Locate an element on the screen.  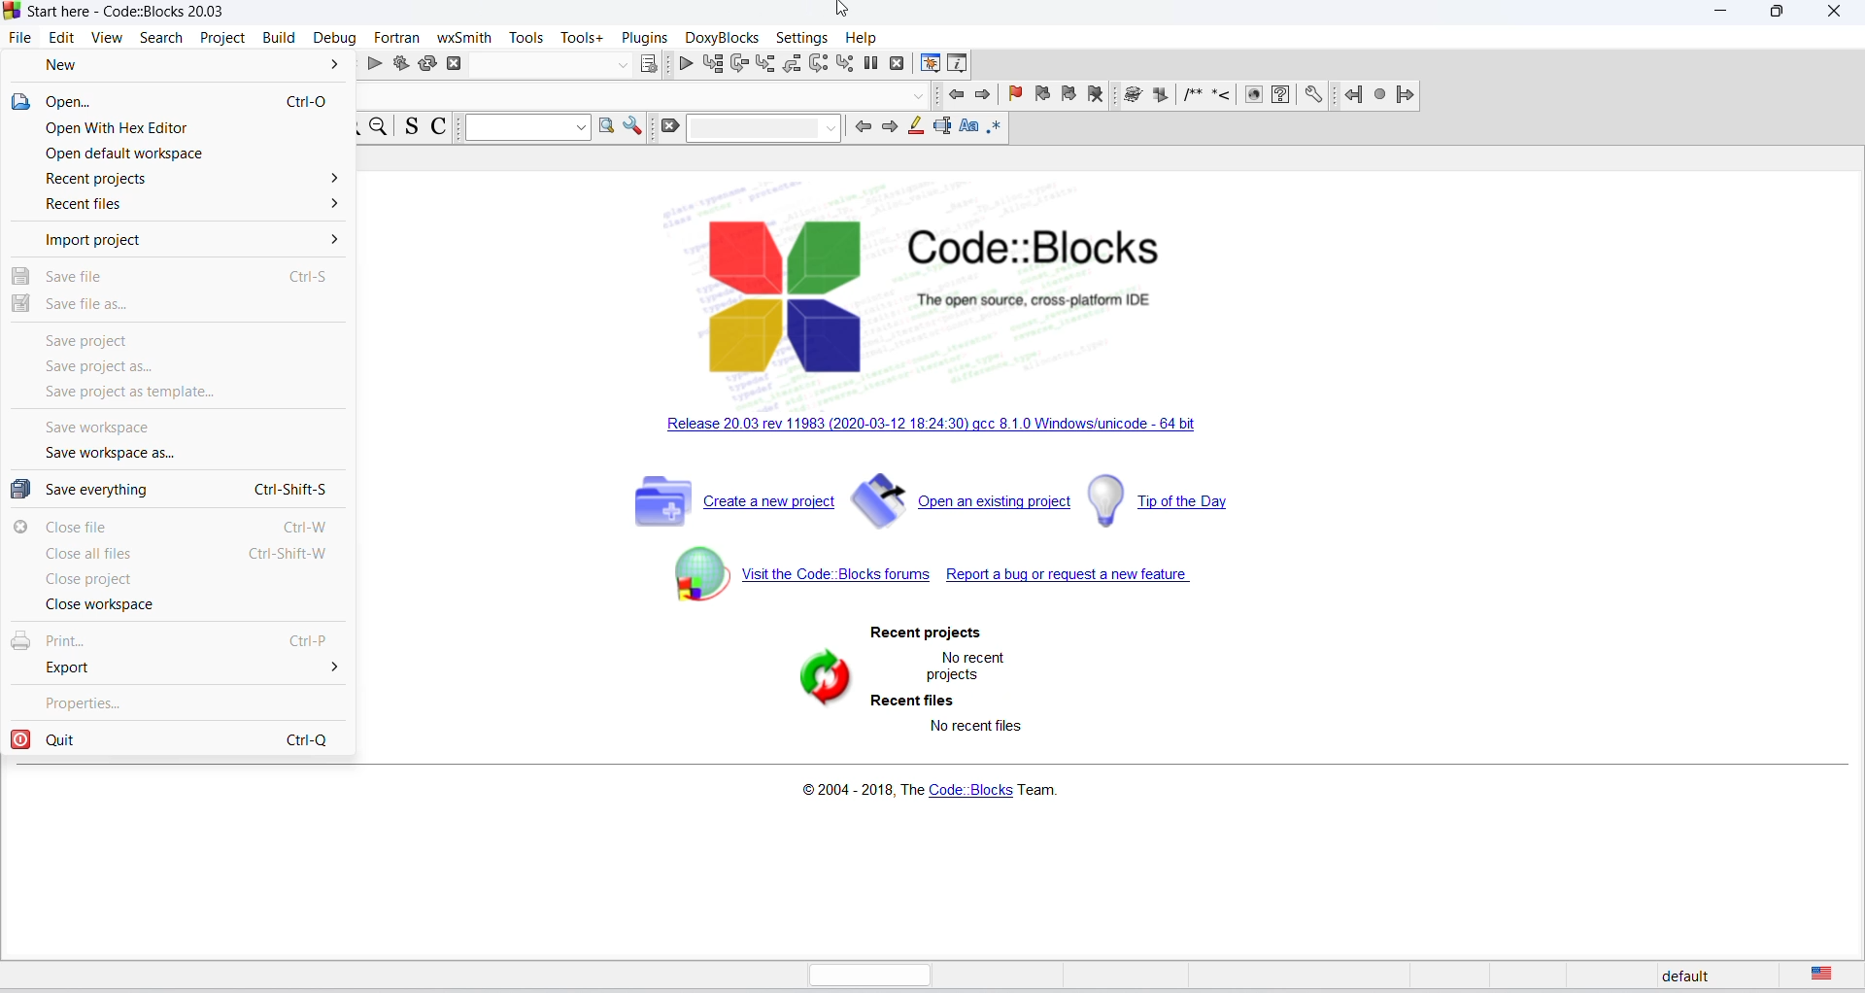
stop debugging is located at coordinates (900, 64).